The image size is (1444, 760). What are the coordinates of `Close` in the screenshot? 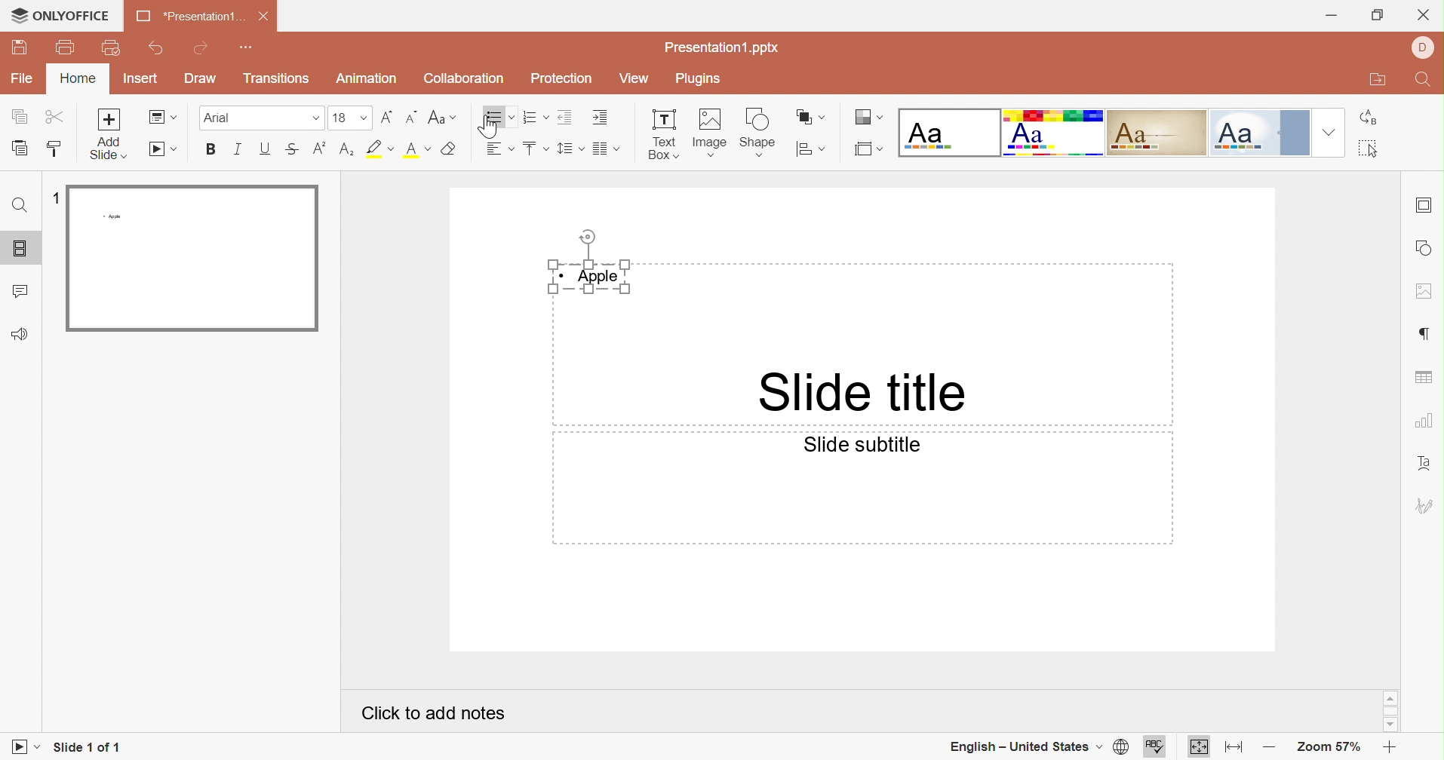 It's located at (1424, 14).